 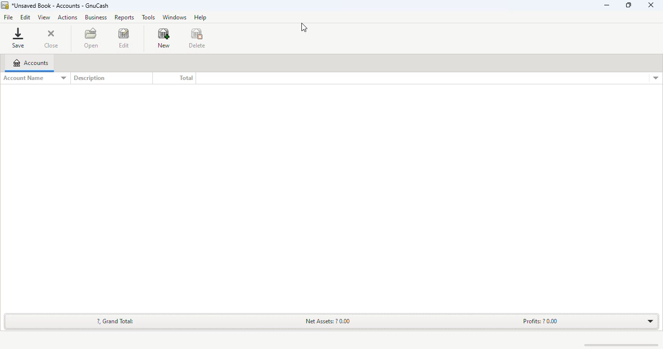 I want to click on close, so click(x=51, y=40).